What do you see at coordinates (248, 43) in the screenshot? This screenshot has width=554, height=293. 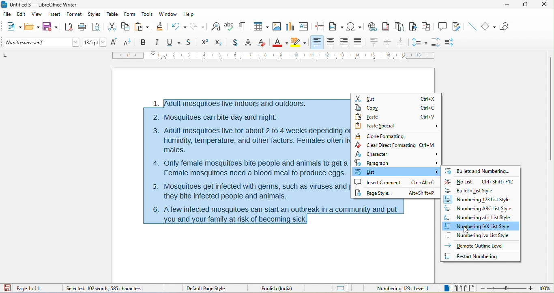 I see `outline font effect` at bounding box center [248, 43].